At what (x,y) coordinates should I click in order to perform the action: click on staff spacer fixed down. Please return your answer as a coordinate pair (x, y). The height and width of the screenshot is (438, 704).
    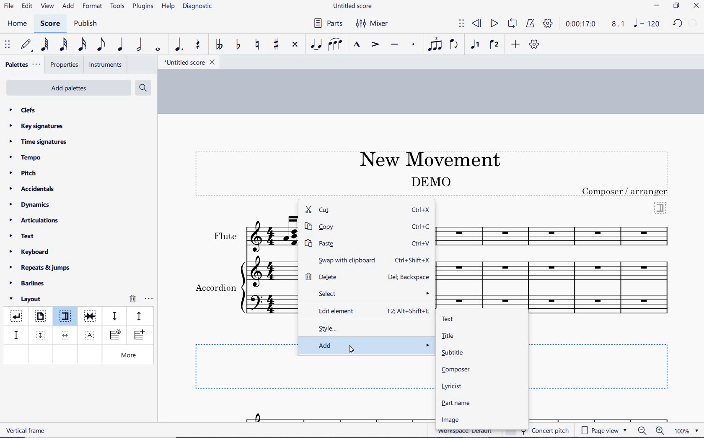
    Looking at the image, I should click on (15, 335).